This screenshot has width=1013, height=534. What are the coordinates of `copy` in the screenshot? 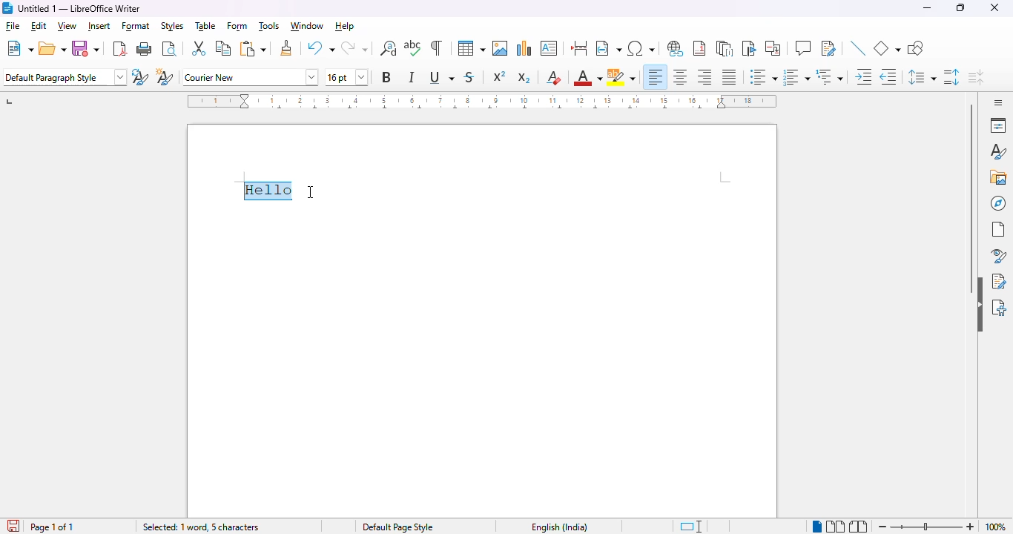 It's located at (222, 47).